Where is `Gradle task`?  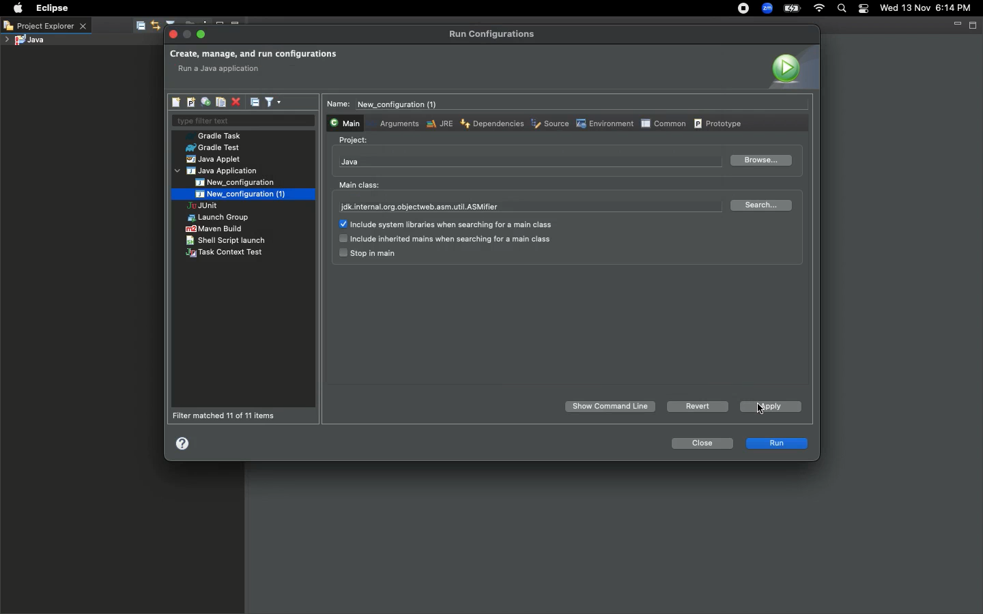 Gradle task is located at coordinates (218, 136).